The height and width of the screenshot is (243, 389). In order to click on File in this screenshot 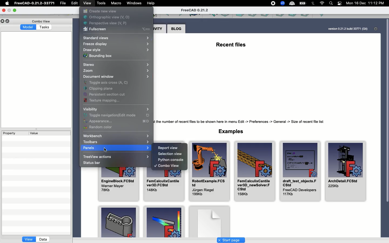, I will do `click(64, 3)`.